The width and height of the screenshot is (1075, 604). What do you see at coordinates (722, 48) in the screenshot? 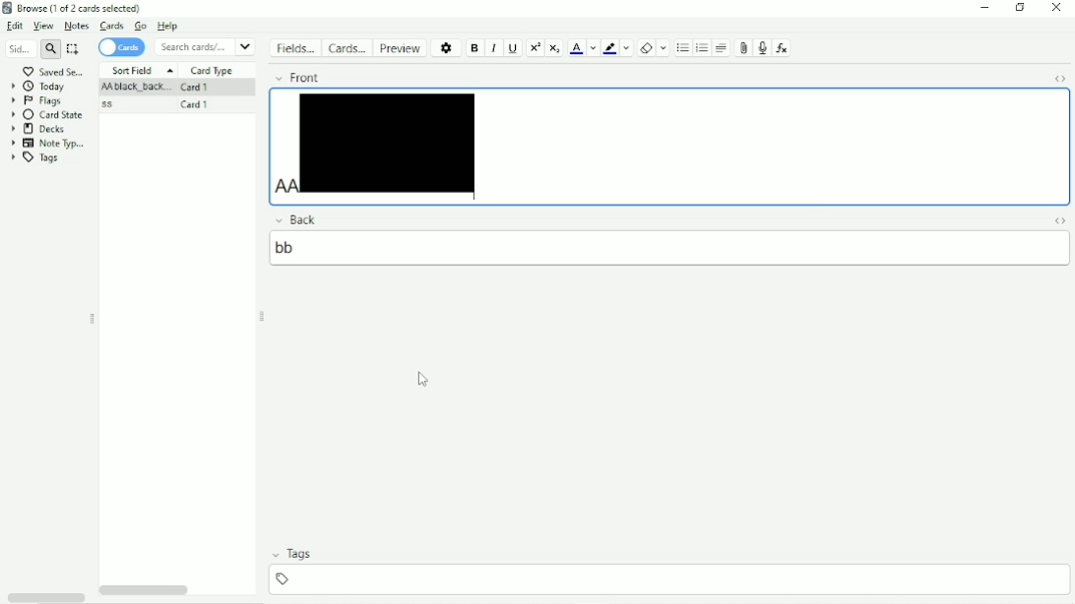
I see `Alignment` at bounding box center [722, 48].